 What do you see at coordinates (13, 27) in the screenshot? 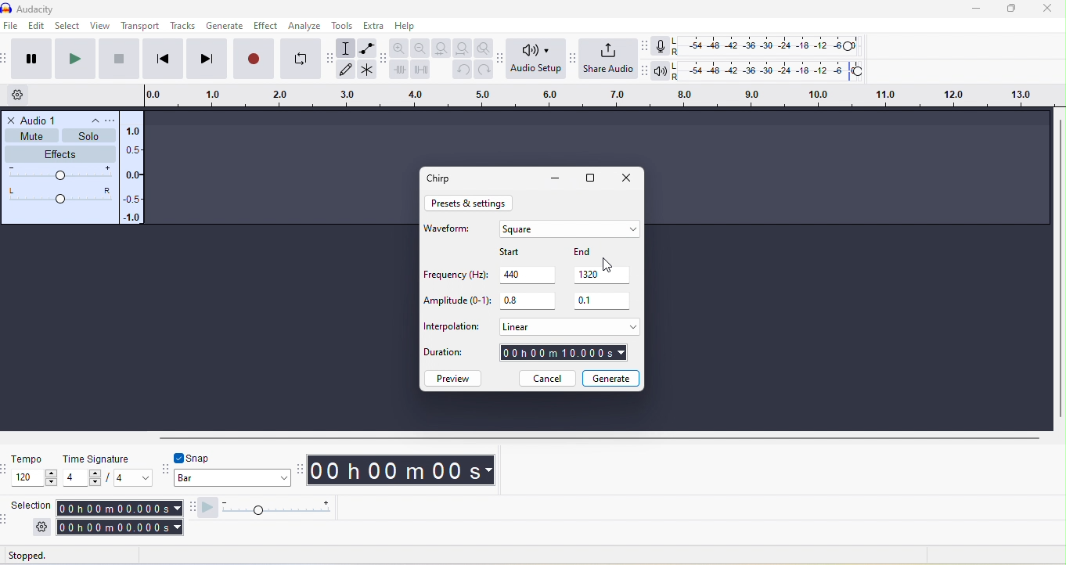
I see `file` at bounding box center [13, 27].